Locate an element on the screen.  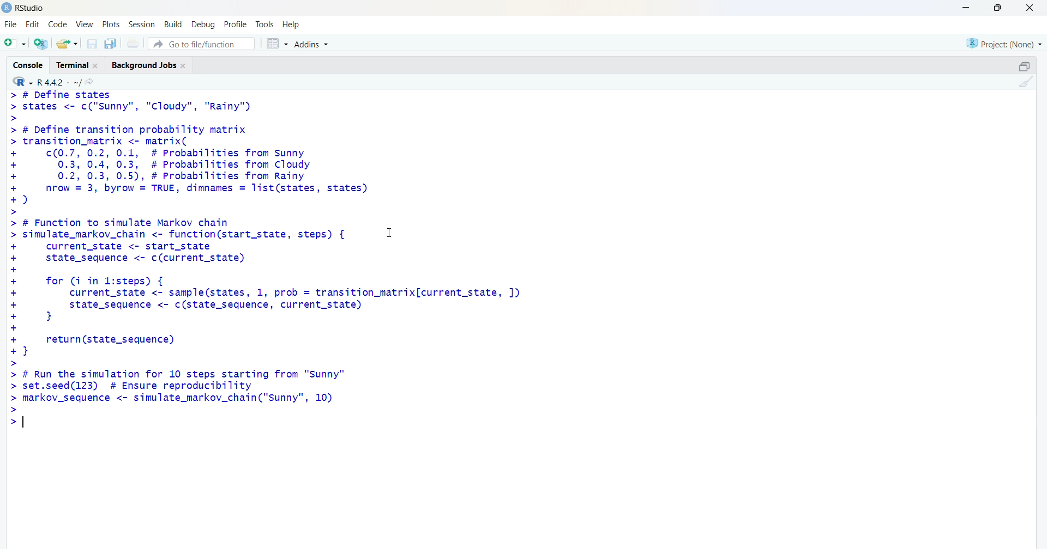
profile is located at coordinates (233, 25).